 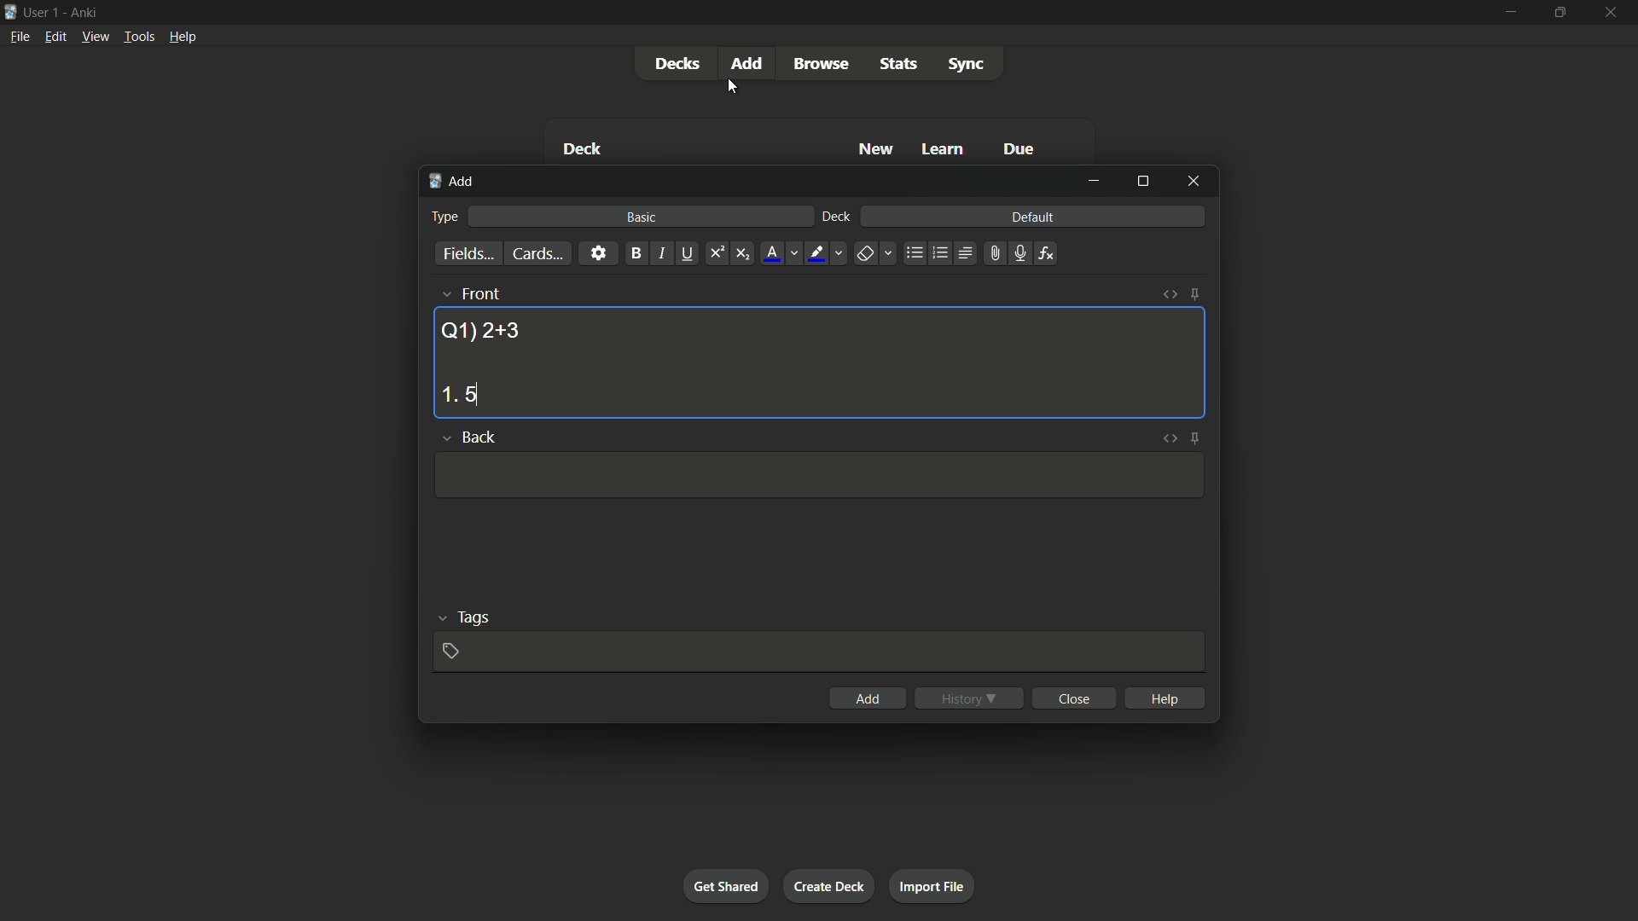 I want to click on app icon, so click(x=10, y=10).